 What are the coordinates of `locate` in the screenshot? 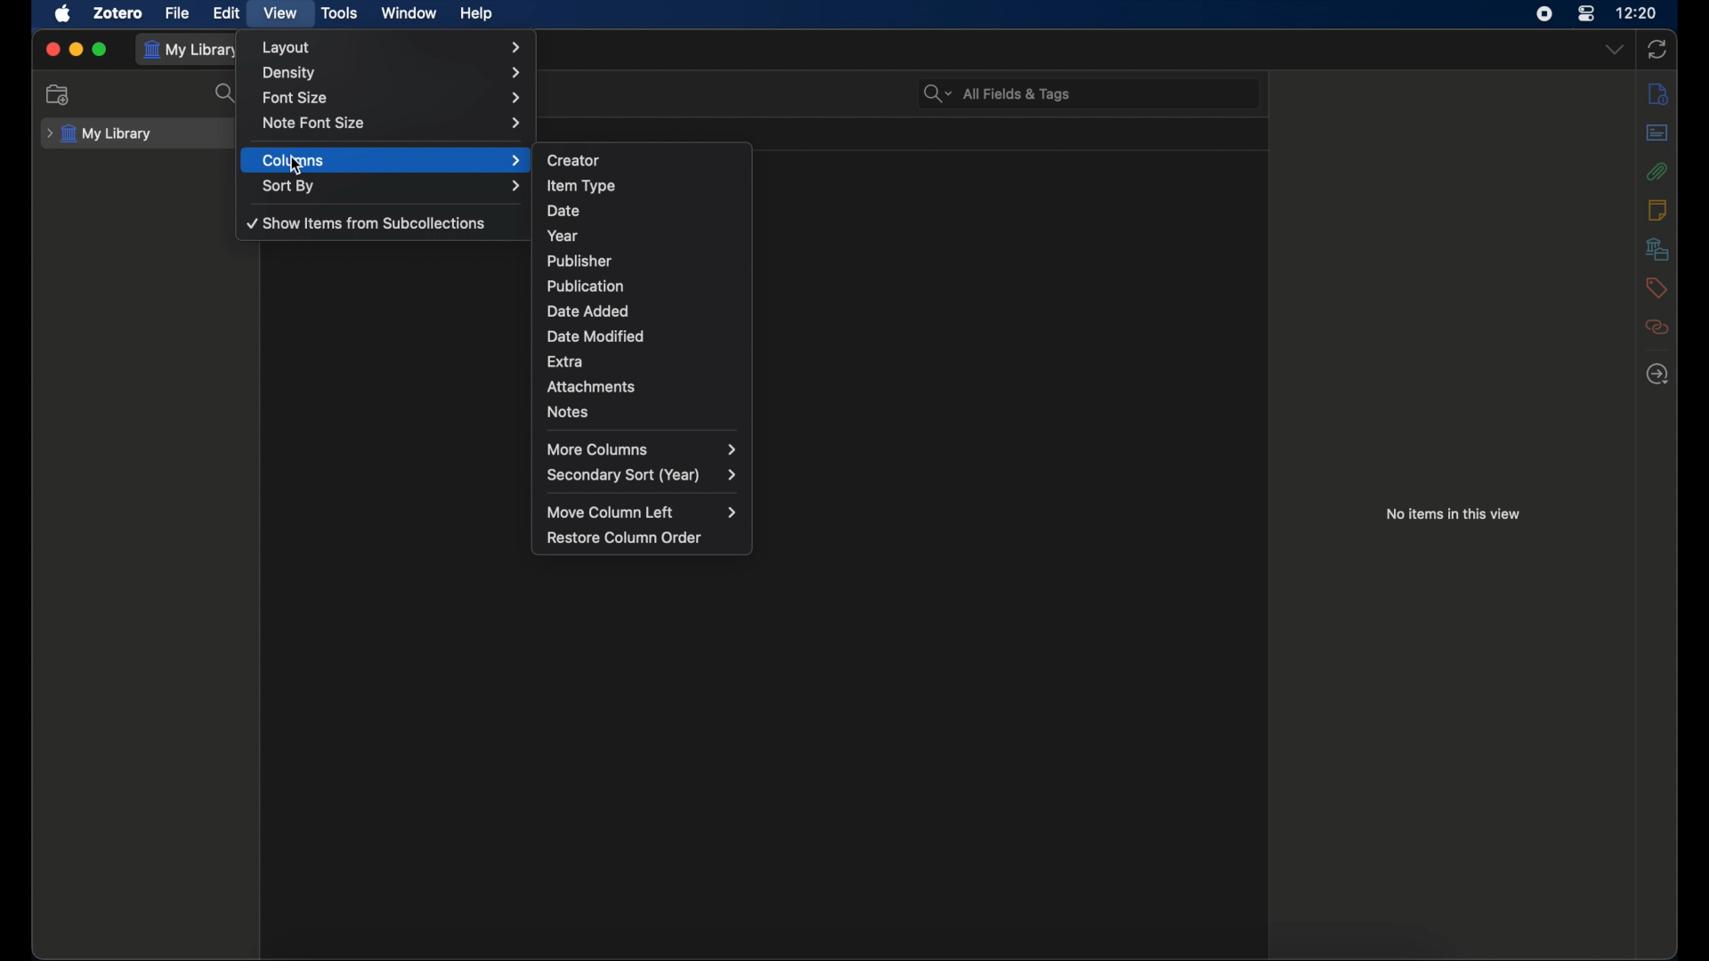 It's located at (1657, 374).